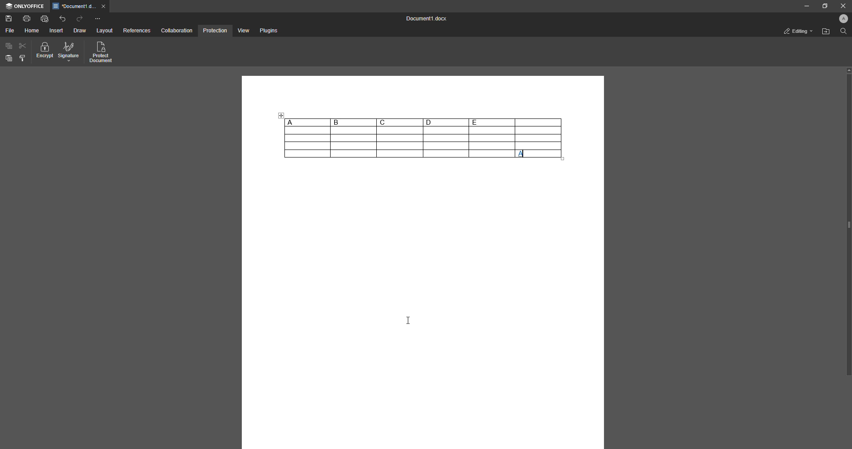 This screenshot has height=449, width=852. I want to click on Signature, so click(69, 52).